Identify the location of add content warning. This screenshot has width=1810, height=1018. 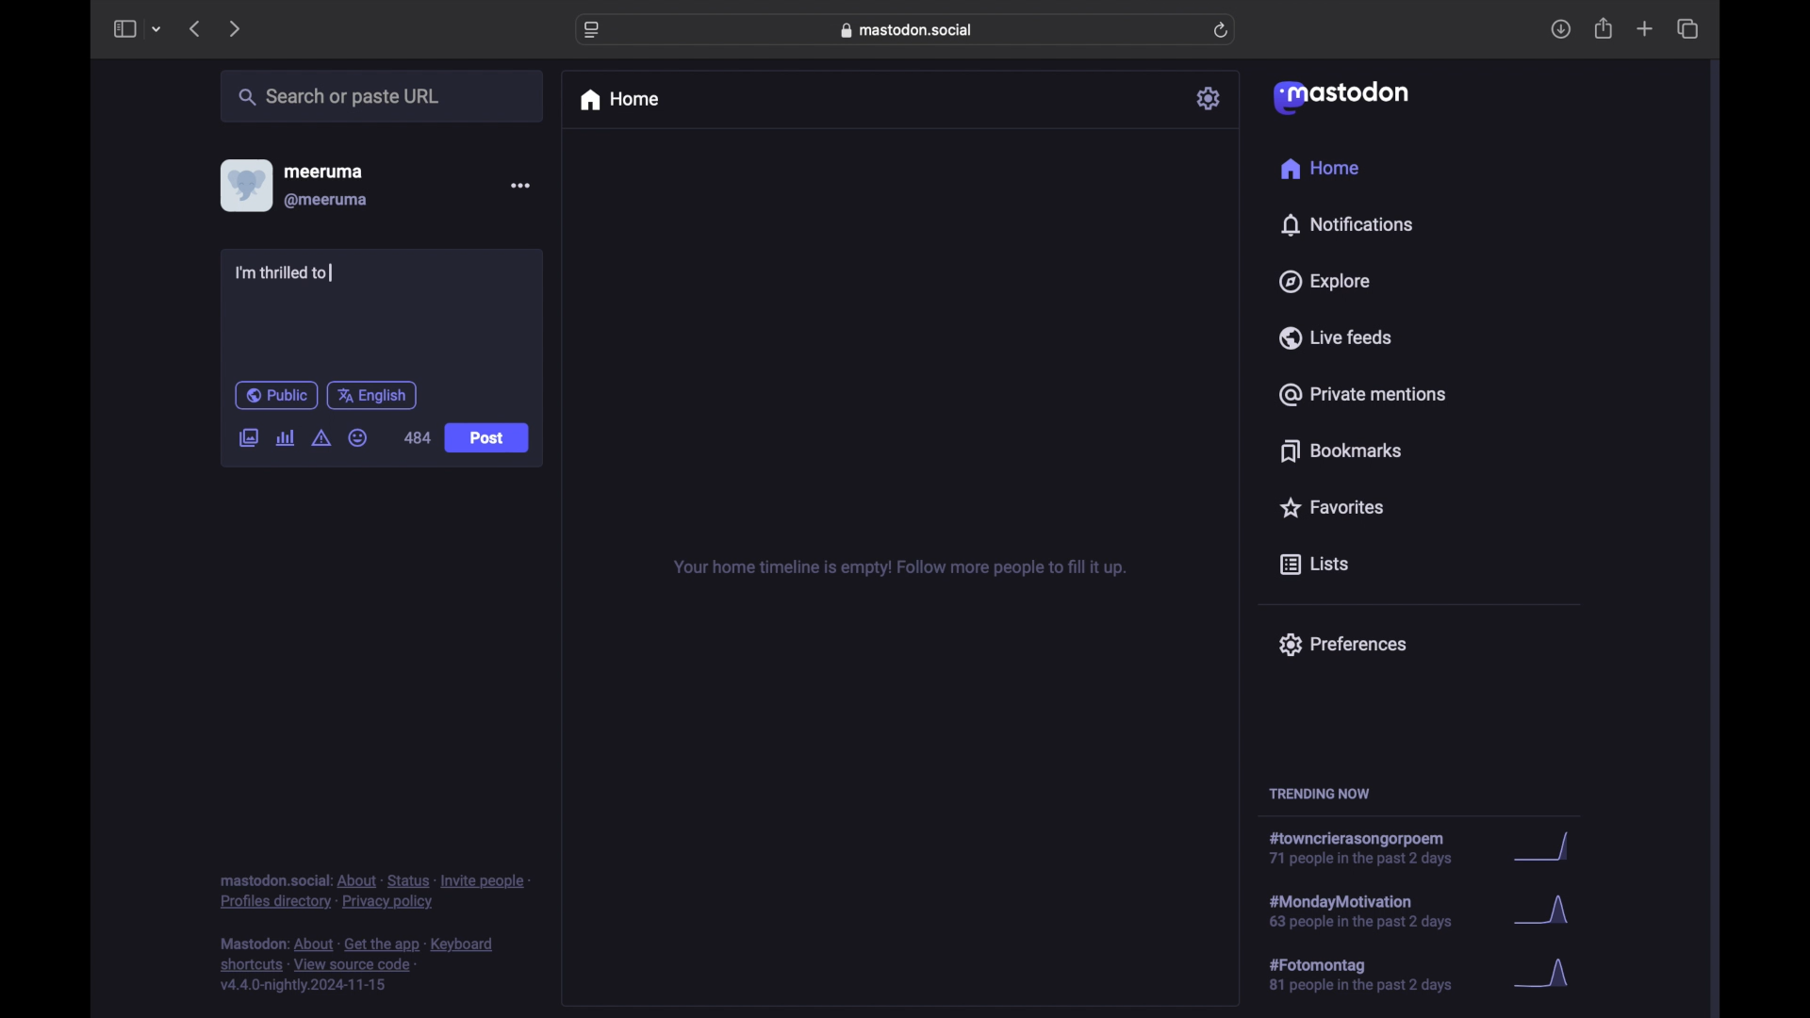
(323, 438).